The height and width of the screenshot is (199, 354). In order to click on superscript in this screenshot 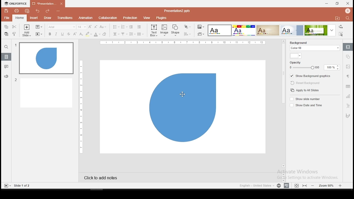, I will do `click(75, 34)`.